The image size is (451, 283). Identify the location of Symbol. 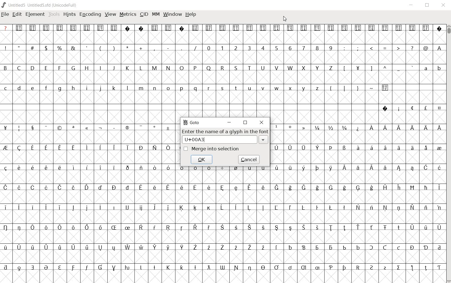
(439, 127).